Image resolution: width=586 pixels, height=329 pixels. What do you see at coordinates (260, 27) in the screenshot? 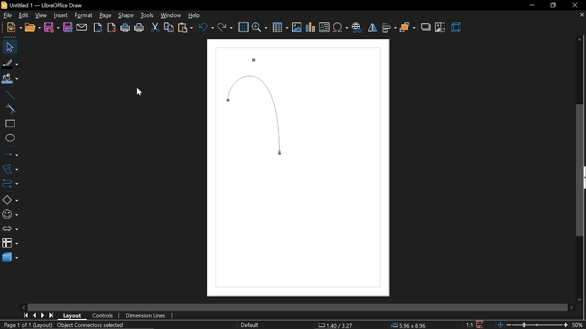
I see `zoom` at bounding box center [260, 27].